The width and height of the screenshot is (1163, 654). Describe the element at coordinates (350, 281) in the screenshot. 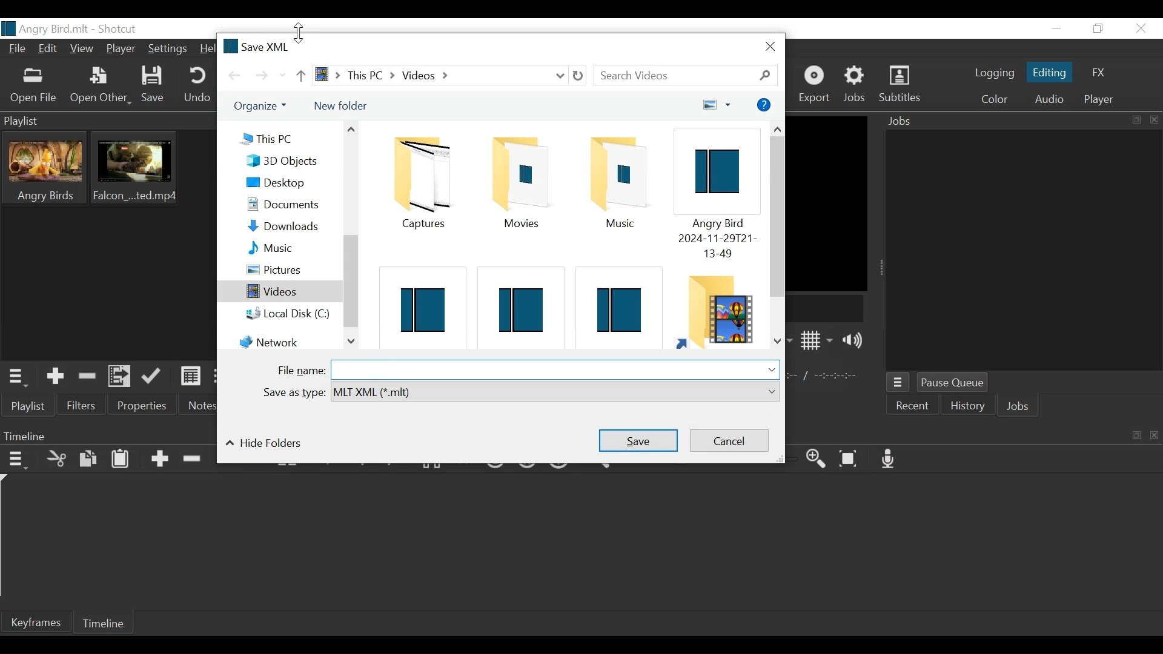

I see `Vertical Scroll bar` at that location.